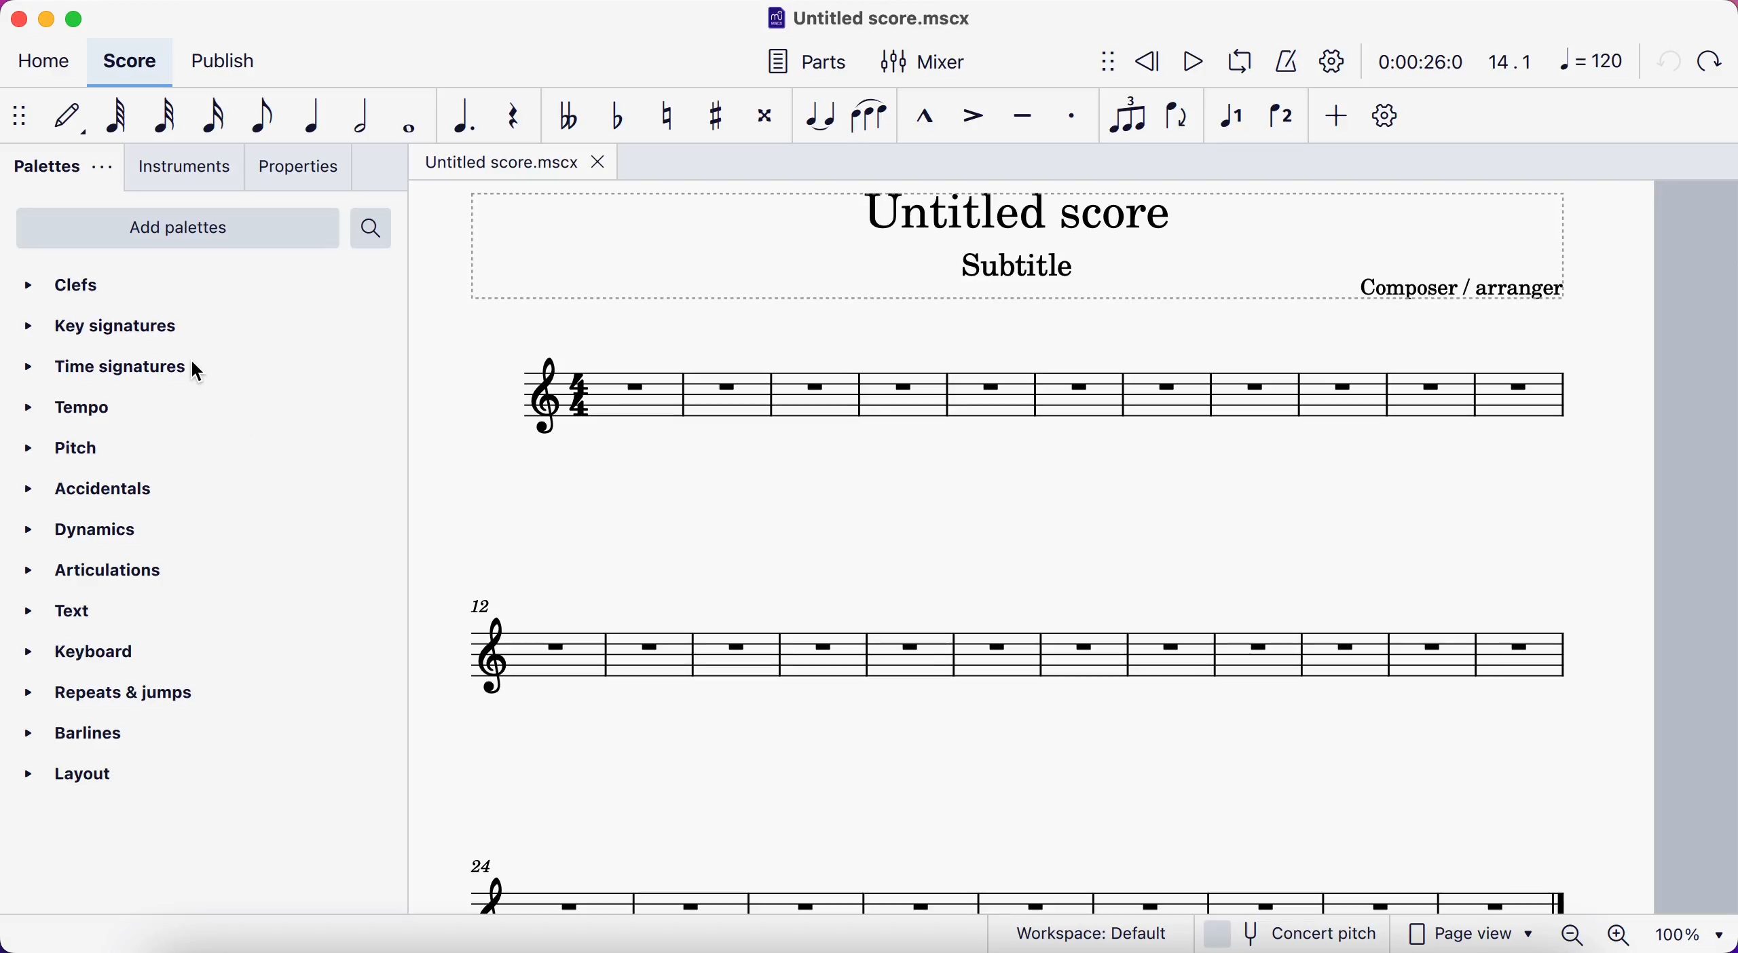  Describe the element at coordinates (229, 63) in the screenshot. I see `publish` at that location.